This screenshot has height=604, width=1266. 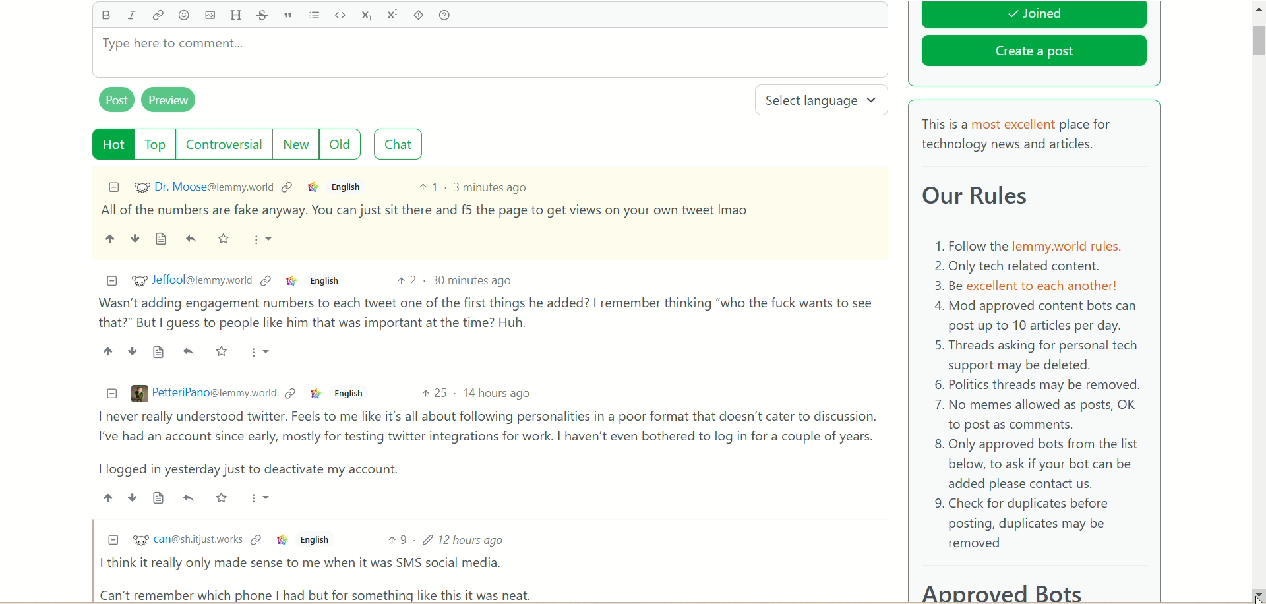 What do you see at coordinates (160, 353) in the screenshot?
I see `Source` at bounding box center [160, 353].